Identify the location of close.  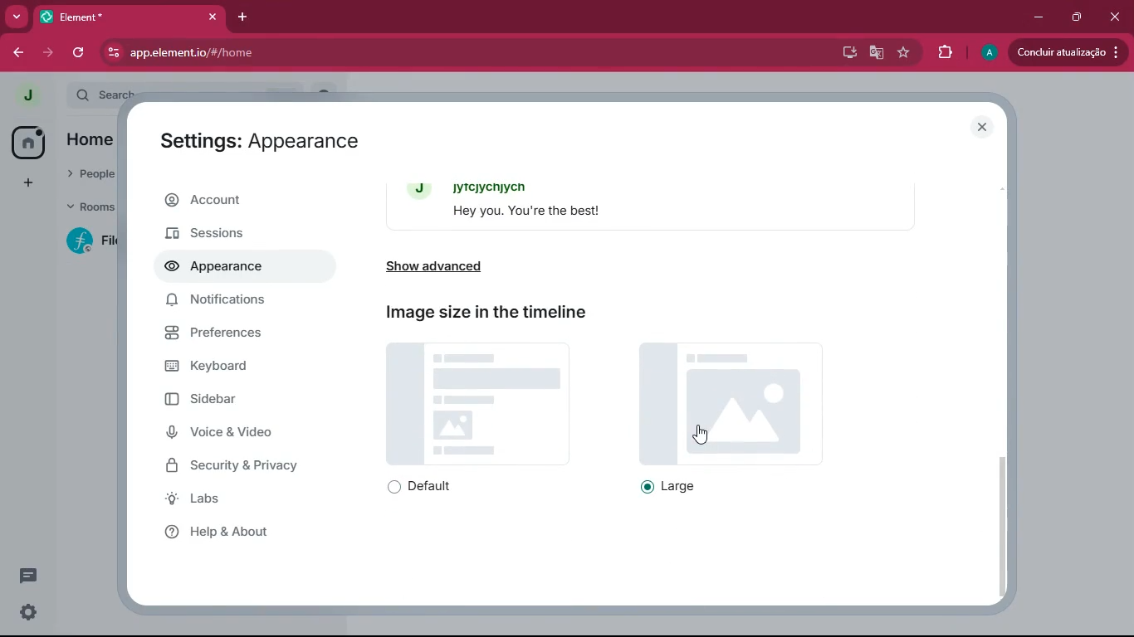
(213, 17).